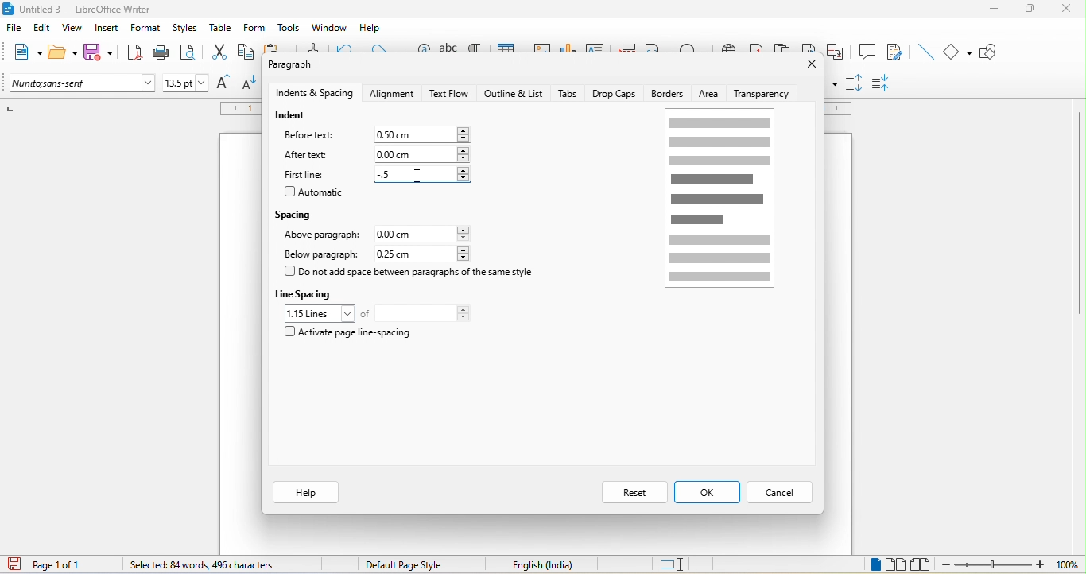 This screenshot has height=574, width=1086. I want to click on default page style, so click(406, 565).